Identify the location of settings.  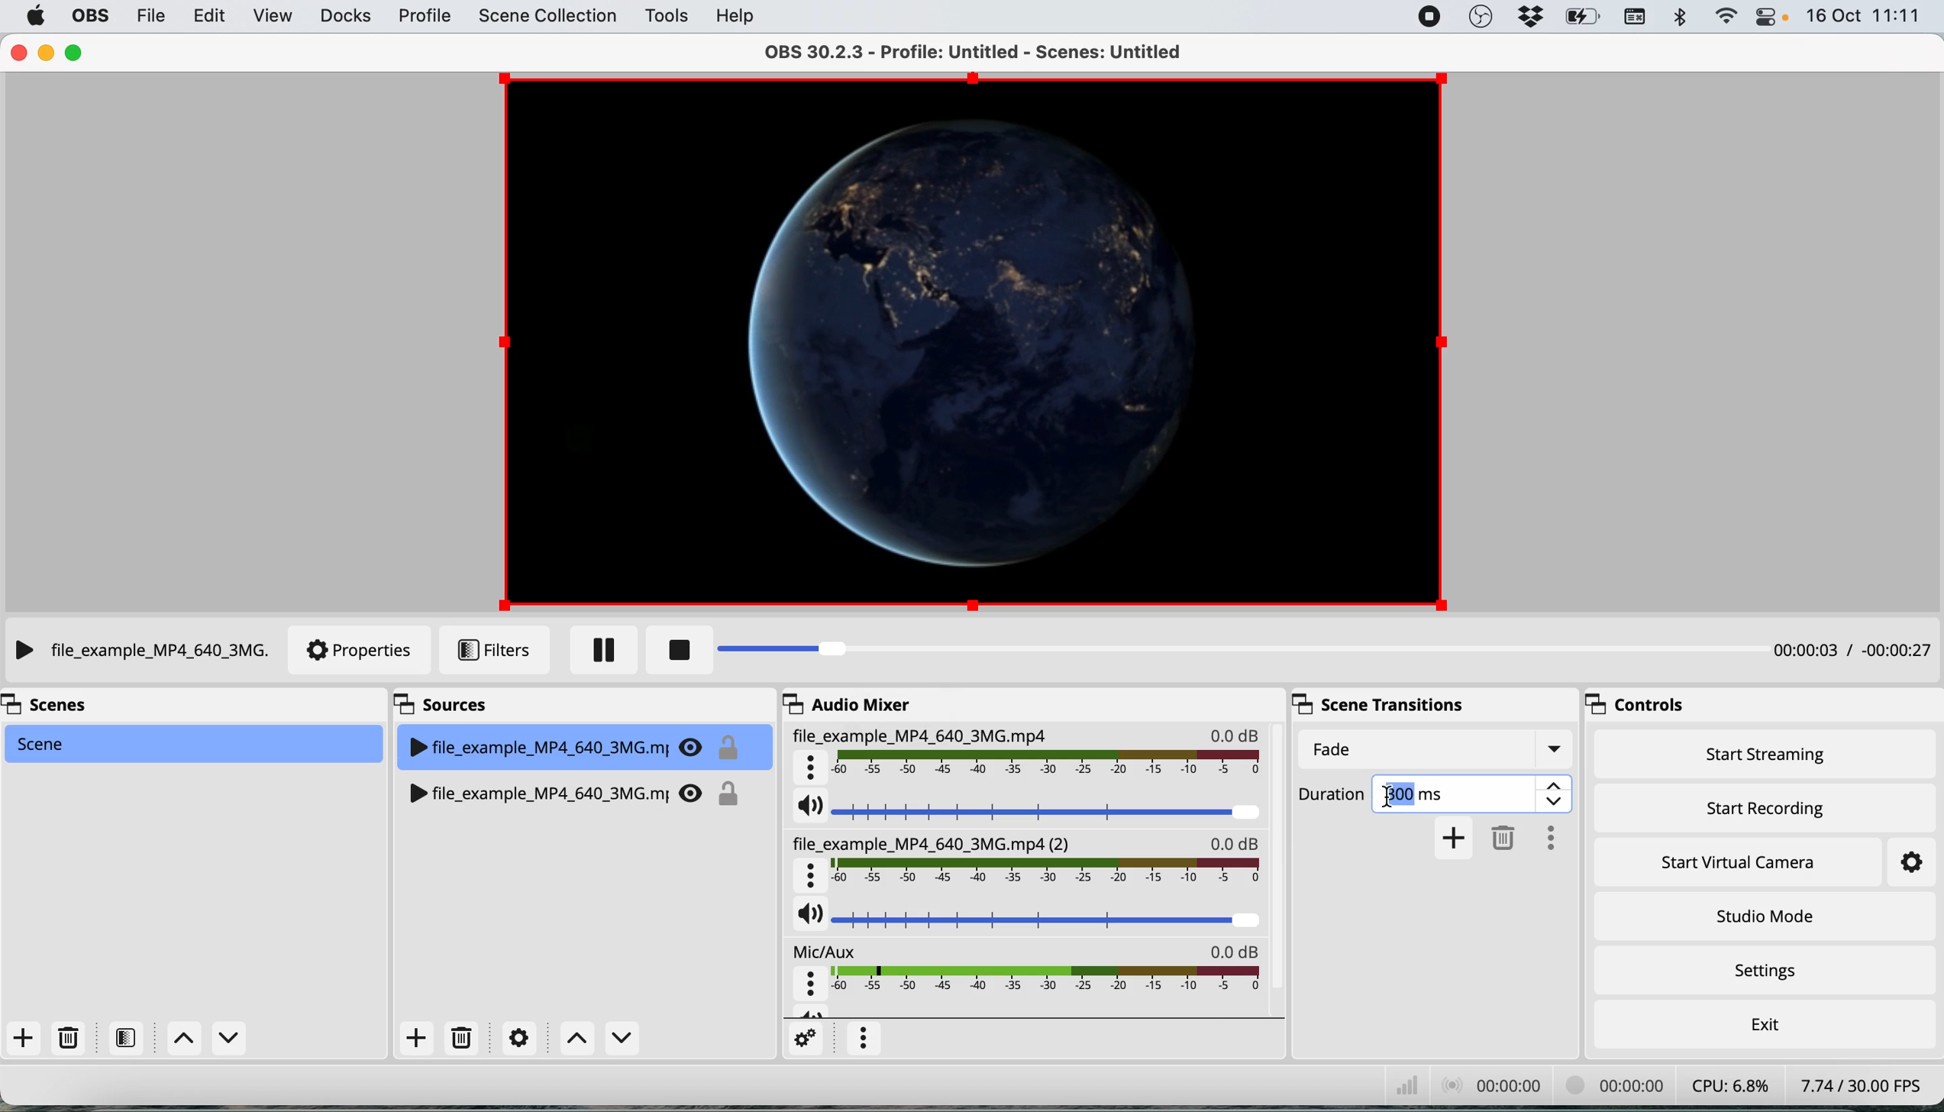
(515, 1038).